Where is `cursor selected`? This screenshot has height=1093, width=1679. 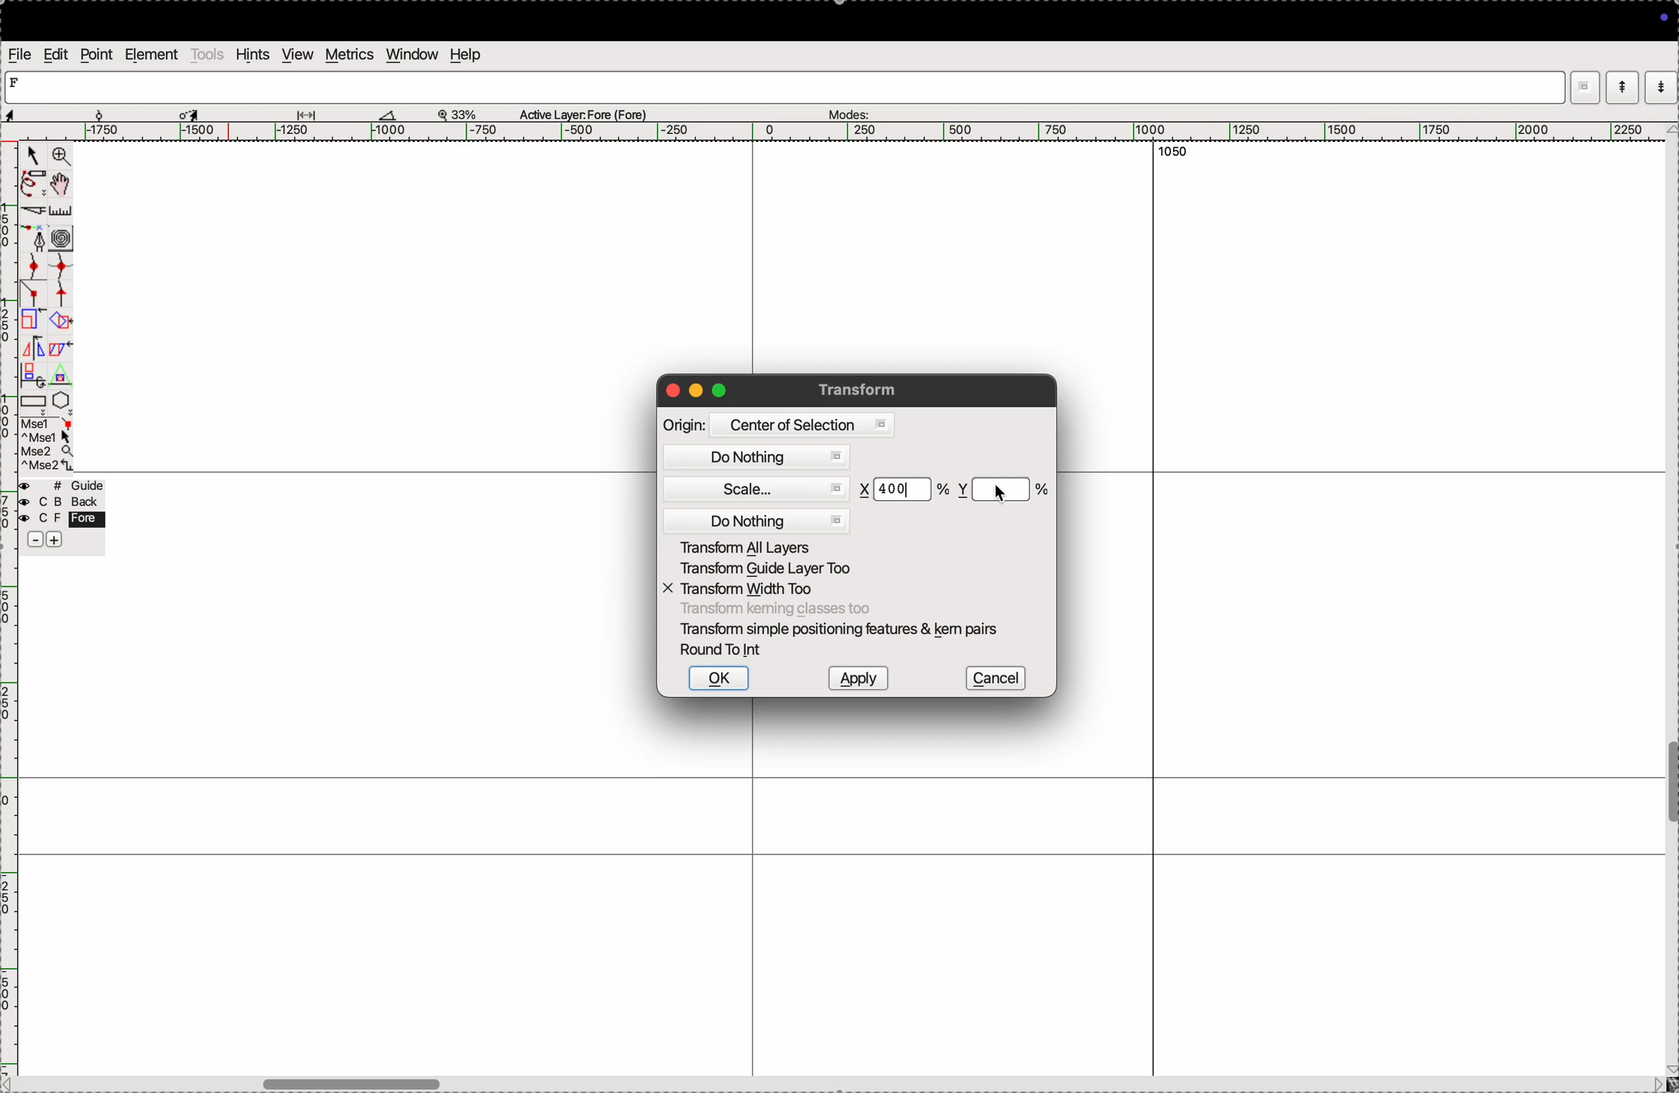
cursor selected is located at coordinates (191, 112).